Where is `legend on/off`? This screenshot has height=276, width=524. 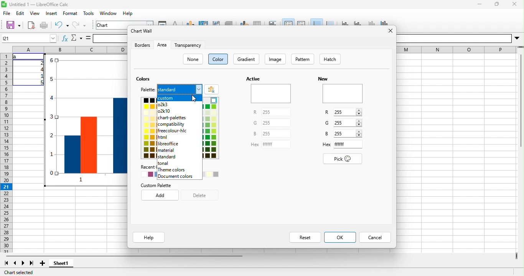
legend on/off is located at coordinates (288, 22).